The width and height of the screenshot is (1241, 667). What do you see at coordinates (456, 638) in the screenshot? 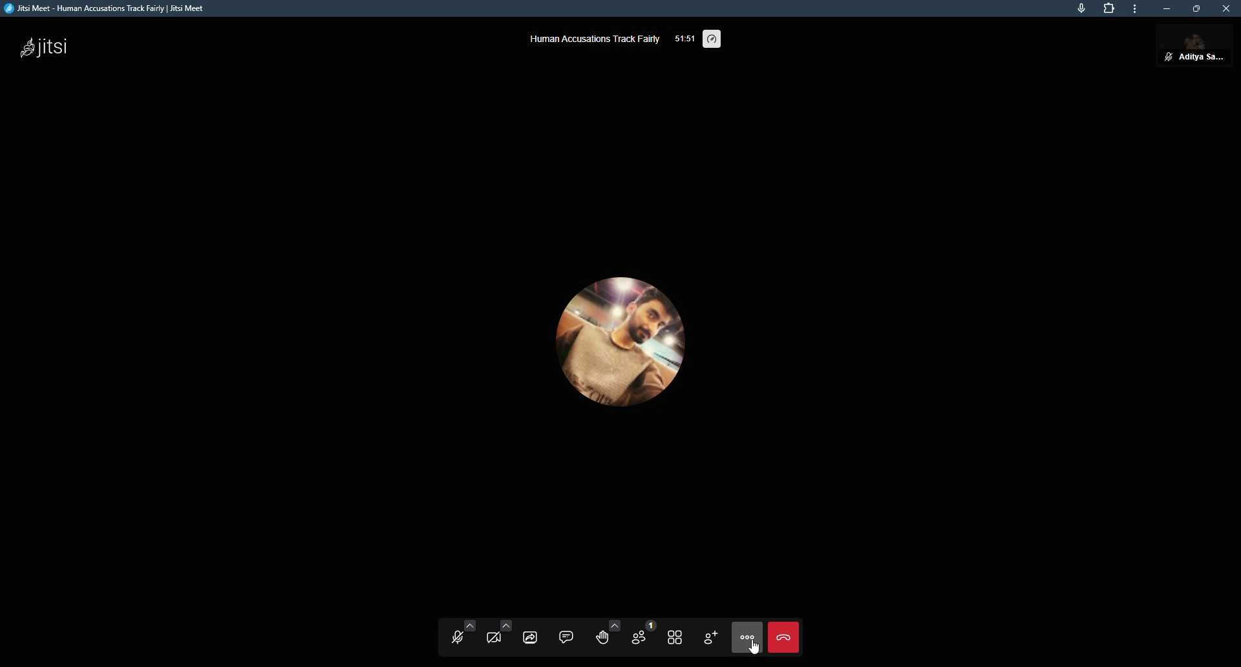
I see `start microphone` at bounding box center [456, 638].